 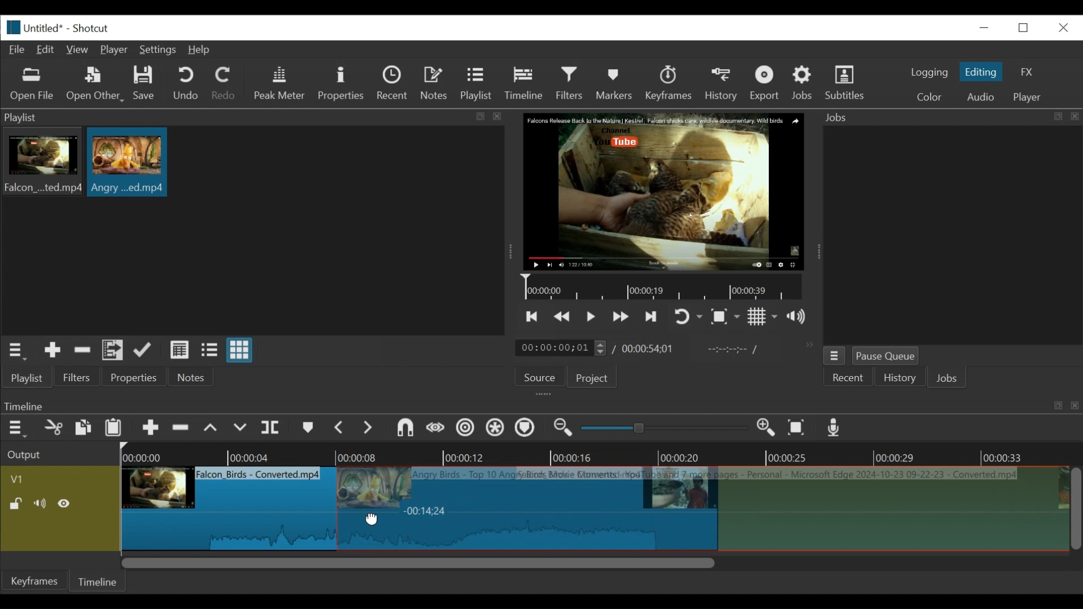 What do you see at coordinates (944, 116) in the screenshot?
I see `Jobs menu` at bounding box center [944, 116].